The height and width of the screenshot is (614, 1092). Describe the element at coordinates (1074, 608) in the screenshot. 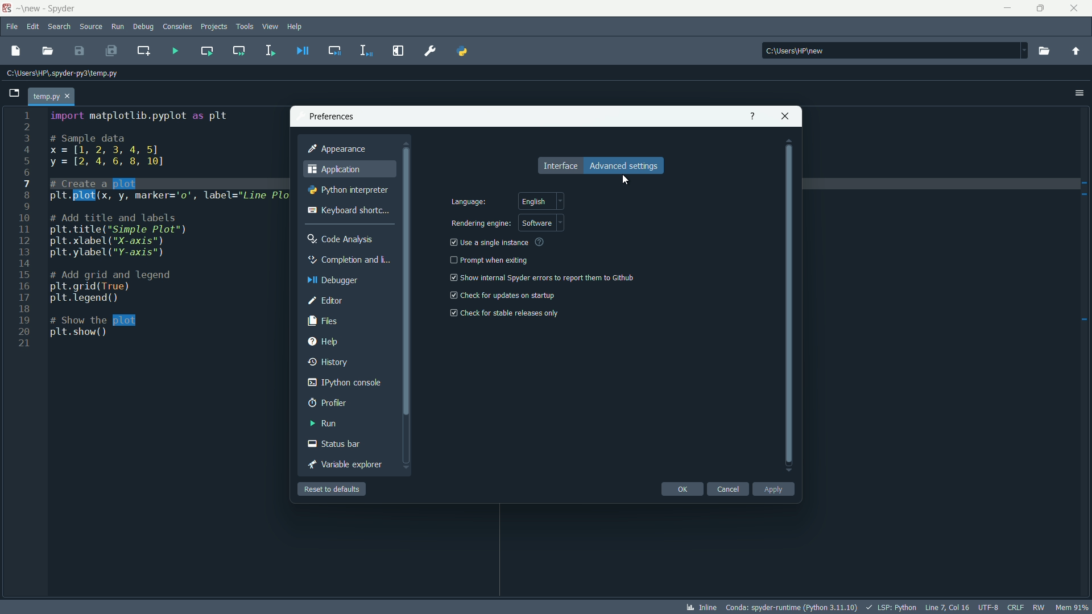

I see `memory usage` at that location.